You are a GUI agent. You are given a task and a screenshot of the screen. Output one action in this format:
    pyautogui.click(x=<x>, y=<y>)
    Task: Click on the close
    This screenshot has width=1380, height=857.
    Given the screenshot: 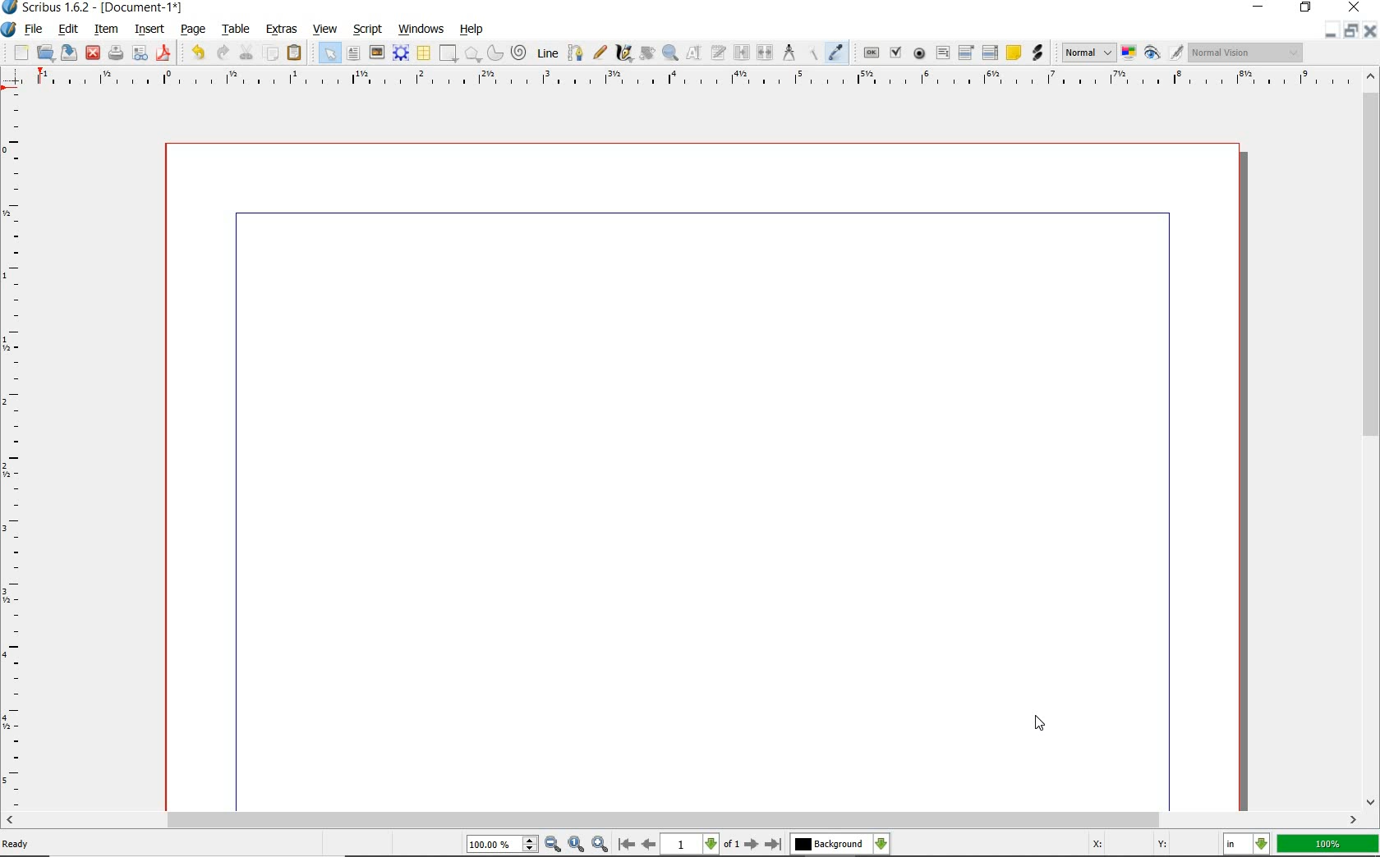 What is the action you would take?
    pyautogui.click(x=93, y=52)
    